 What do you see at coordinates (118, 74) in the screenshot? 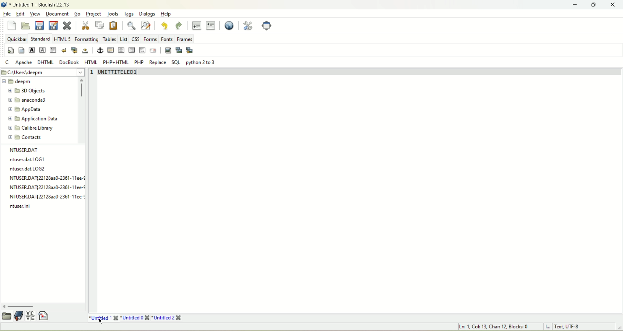
I see `Untitled 1` at bounding box center [118, 74].